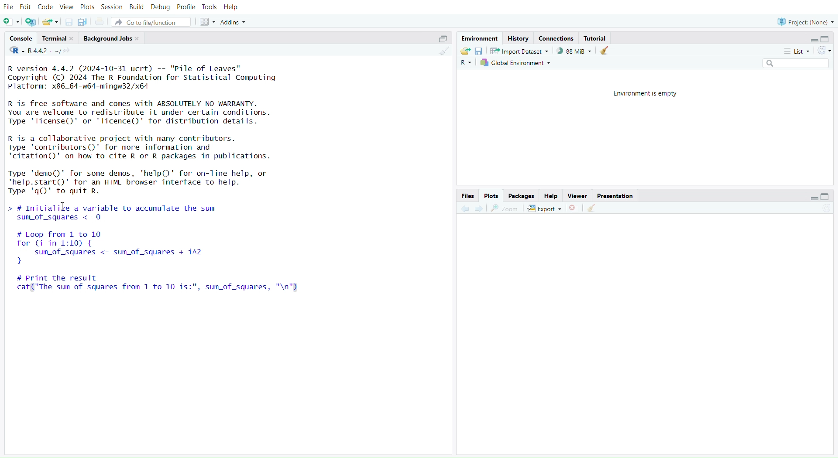 The height and width of the screenshot is (458, 838). I want to click on new script, so click(11, 23).